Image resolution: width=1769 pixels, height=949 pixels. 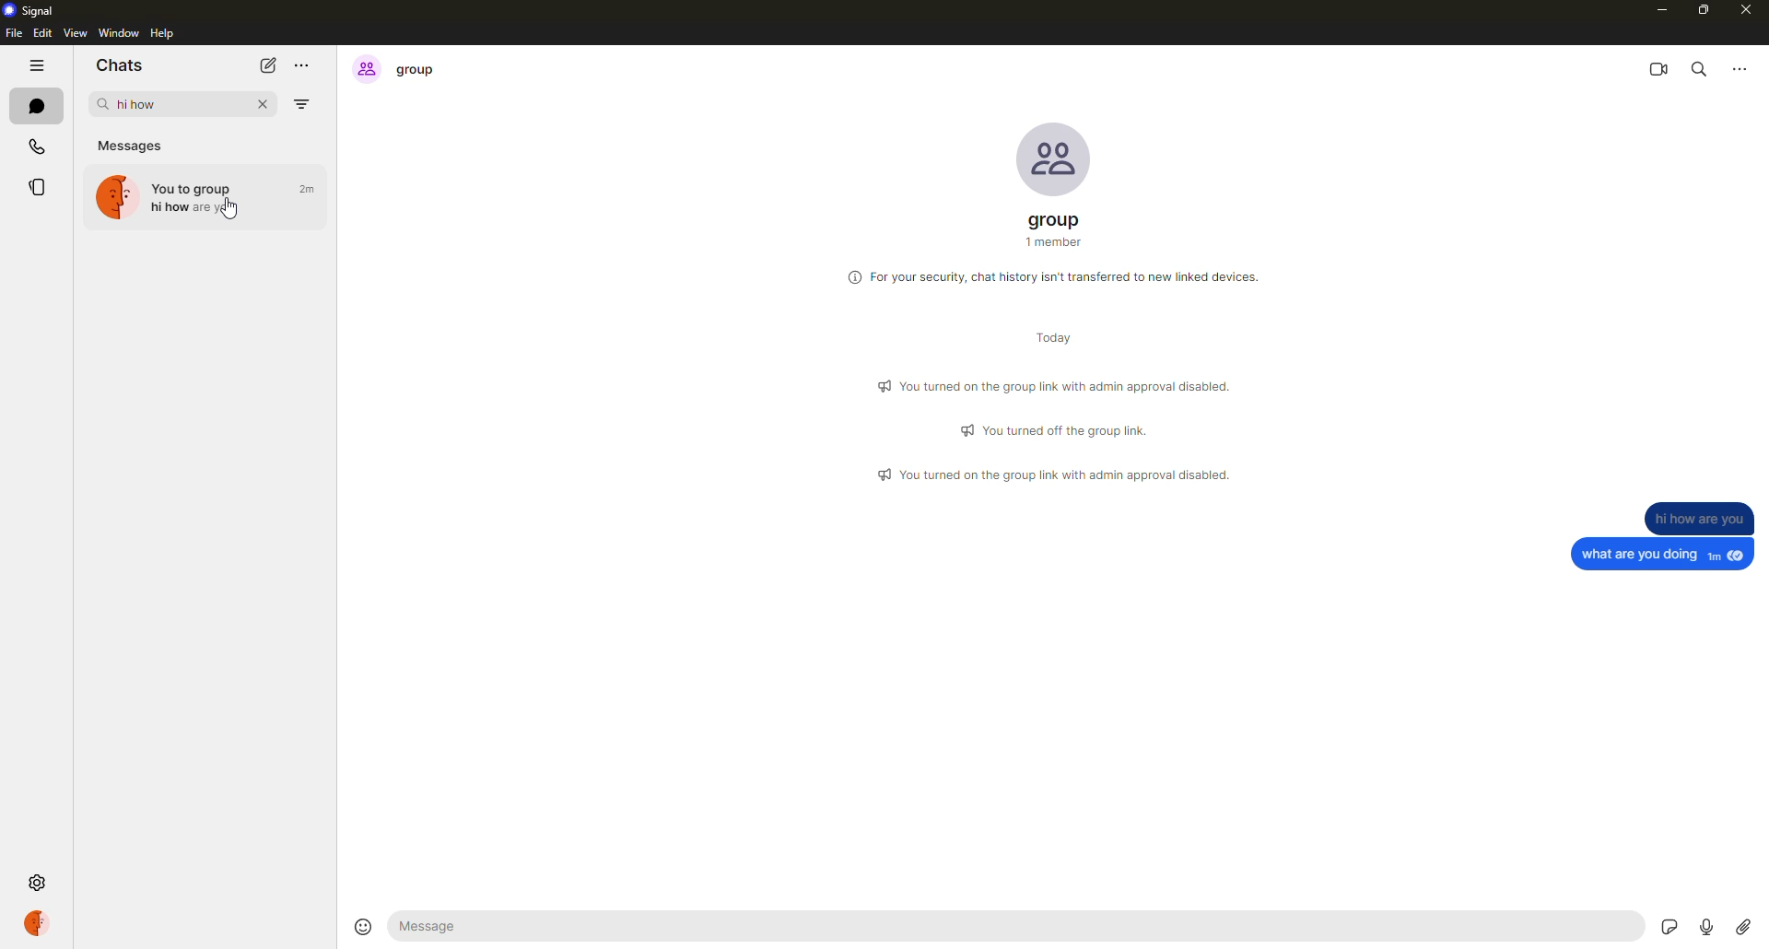 I want to click on more, so click(x=304, y=64).